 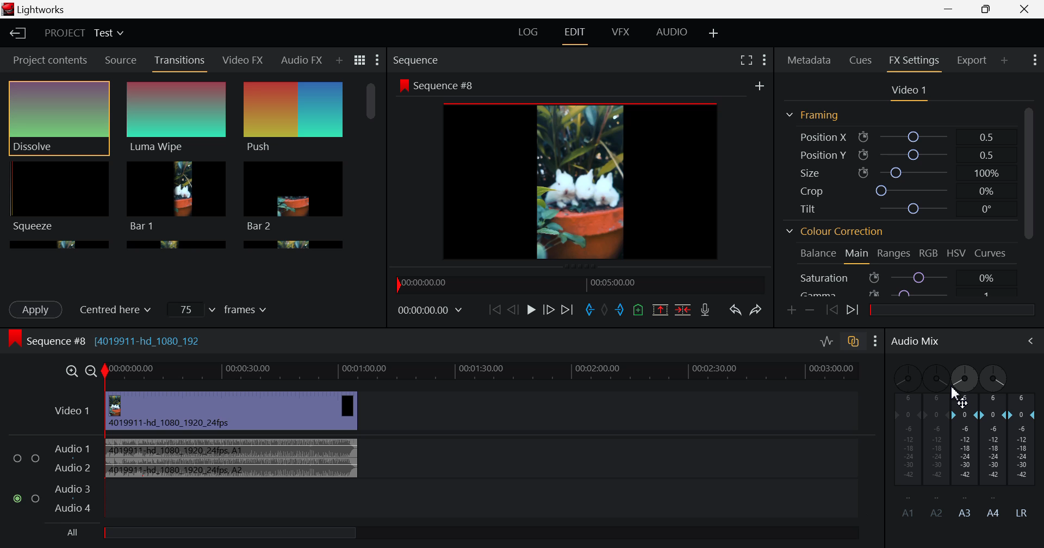 What do you see at coordinates (494, 310) in the screenshot?
I see `To start` at bounding box center [494, 310].